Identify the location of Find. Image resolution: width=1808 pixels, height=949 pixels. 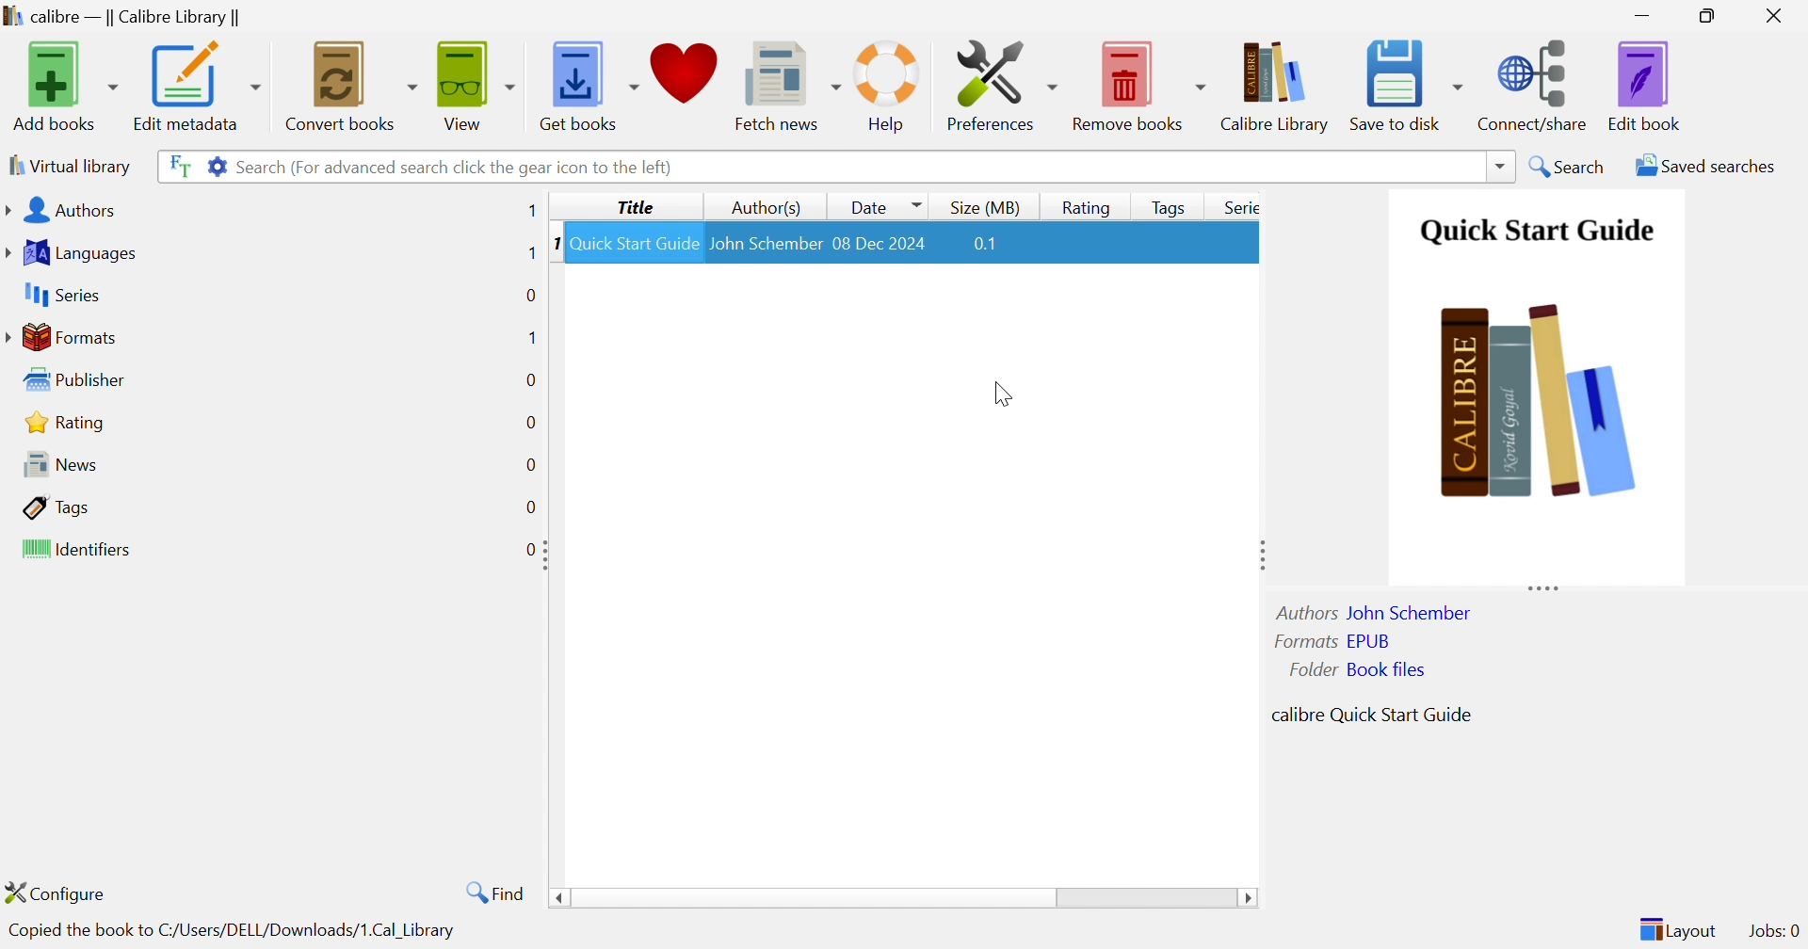
(497, 893).